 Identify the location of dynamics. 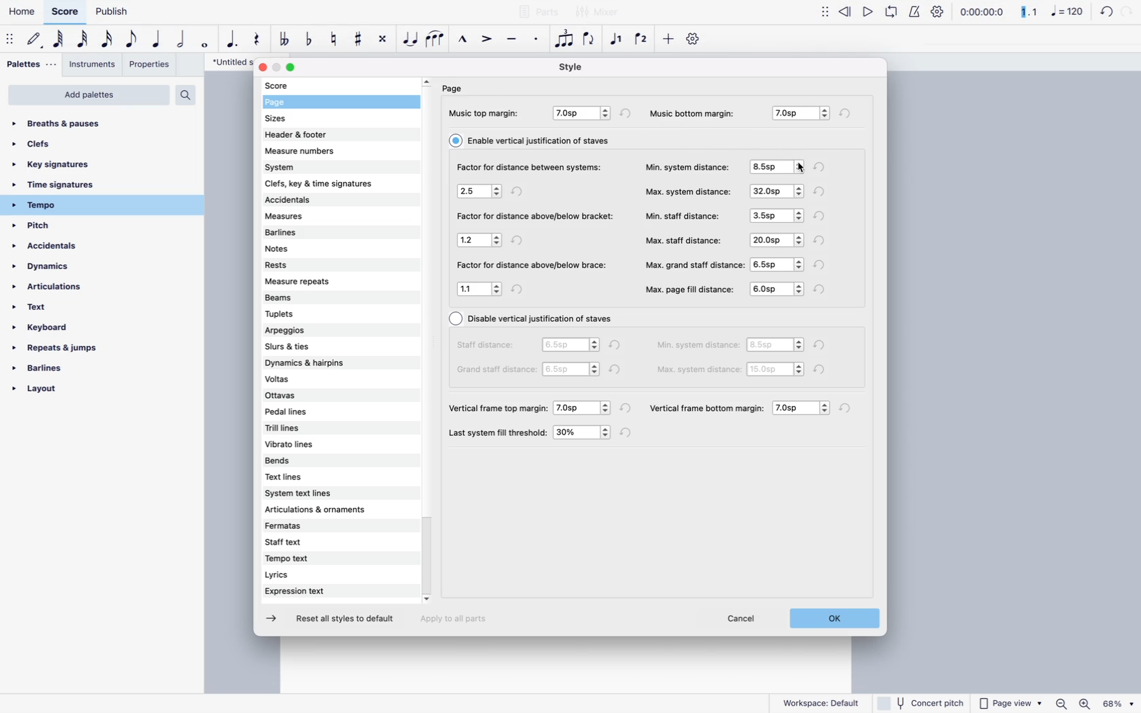
(60, 270).